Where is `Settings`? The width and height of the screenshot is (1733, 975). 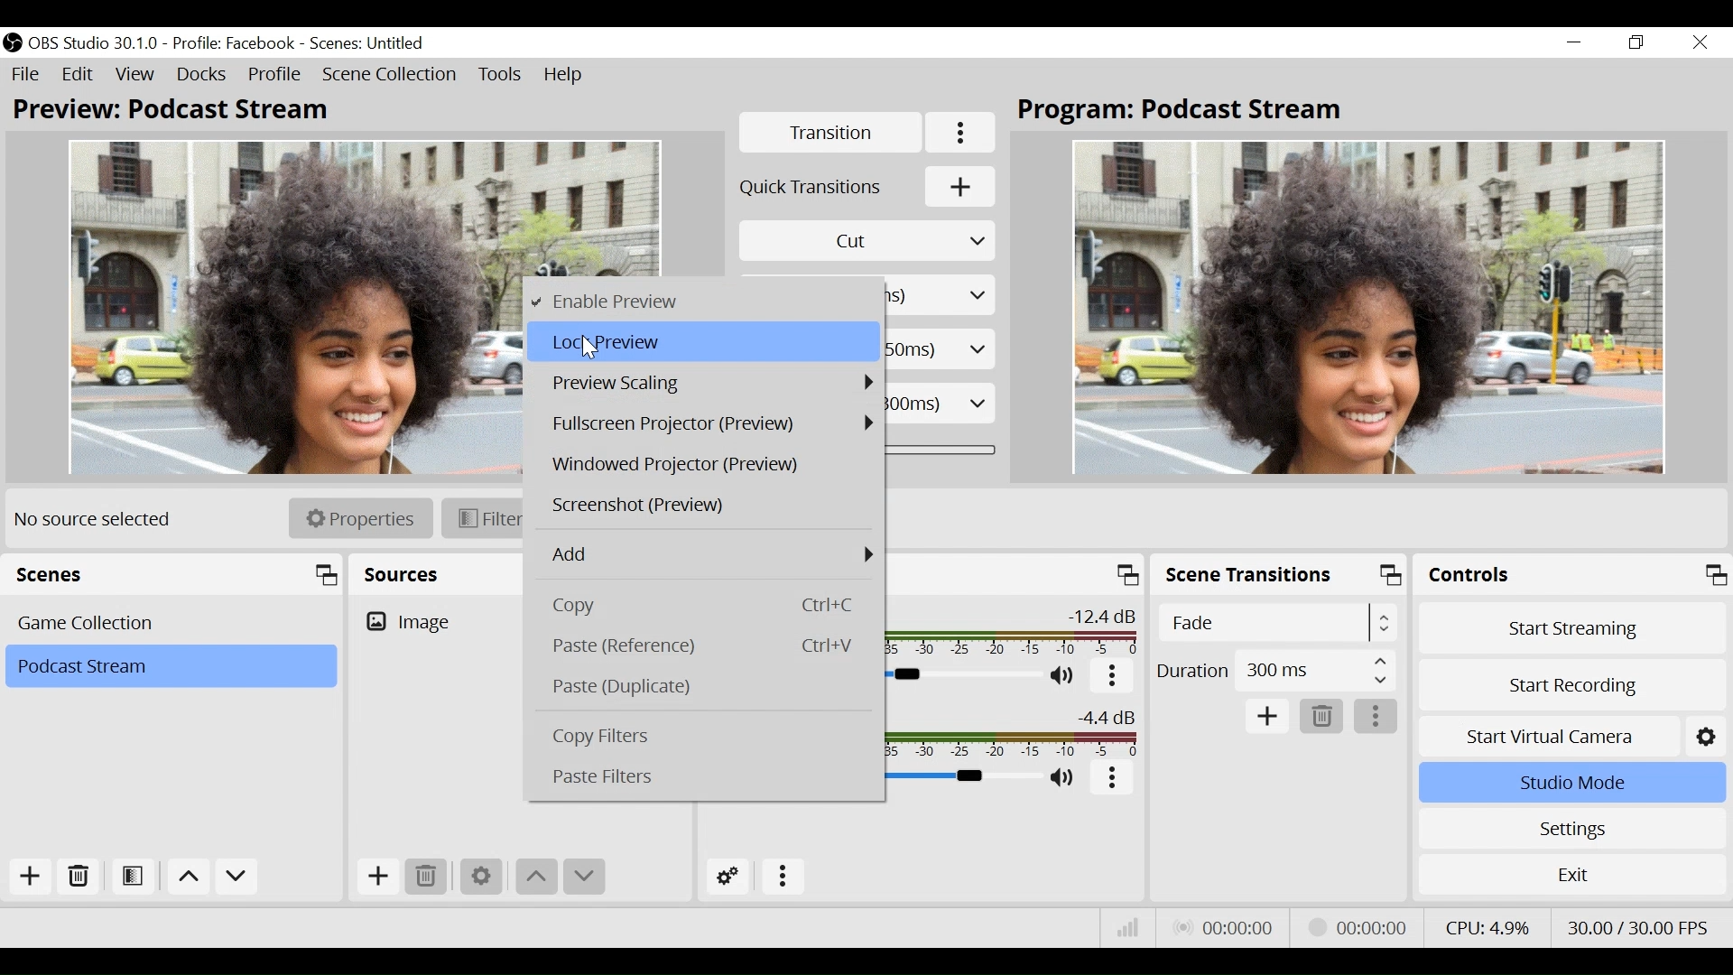 Settings is located at coordinates (1570, 829).